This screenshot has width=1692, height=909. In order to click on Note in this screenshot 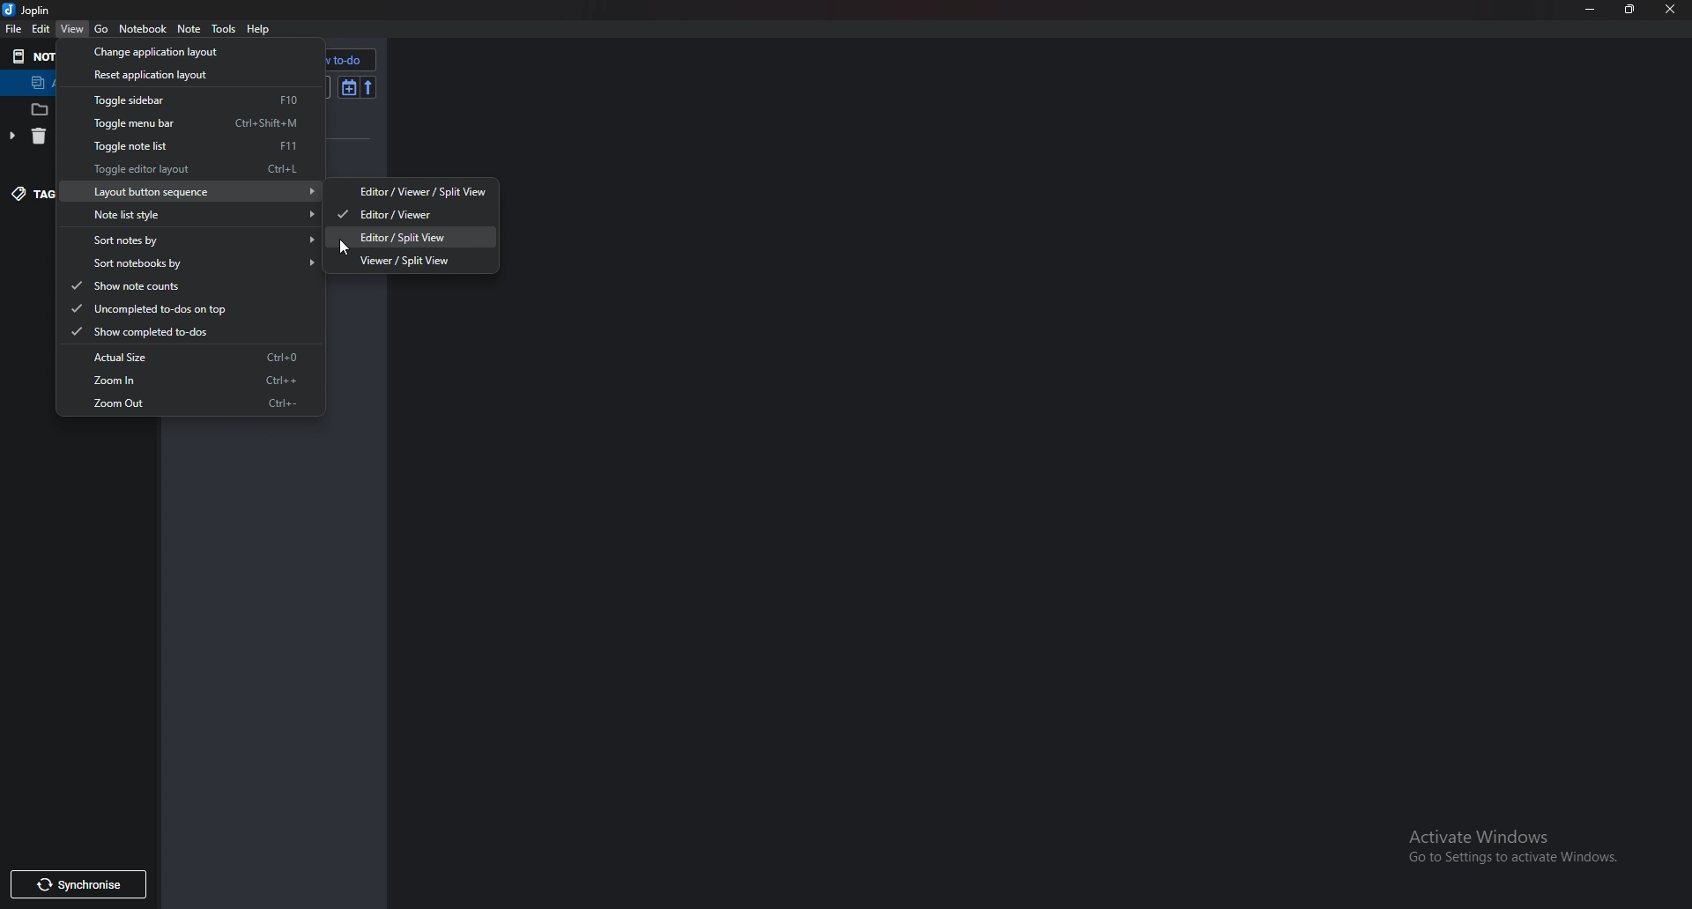, I will do `click(189, 29)`.